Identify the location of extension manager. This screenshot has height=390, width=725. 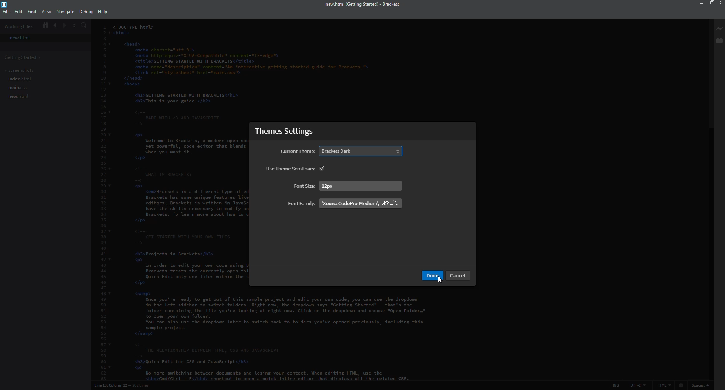
(719, 40).